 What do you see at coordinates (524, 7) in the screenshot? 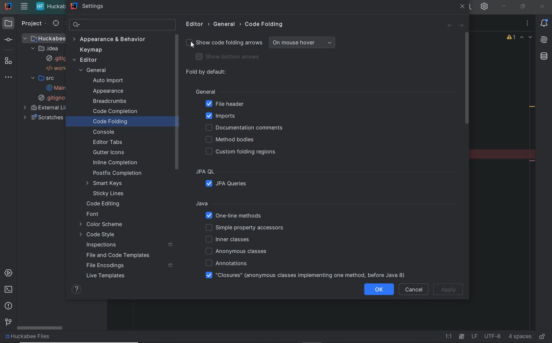
I see `restore down` at bounding box center [524, 7].